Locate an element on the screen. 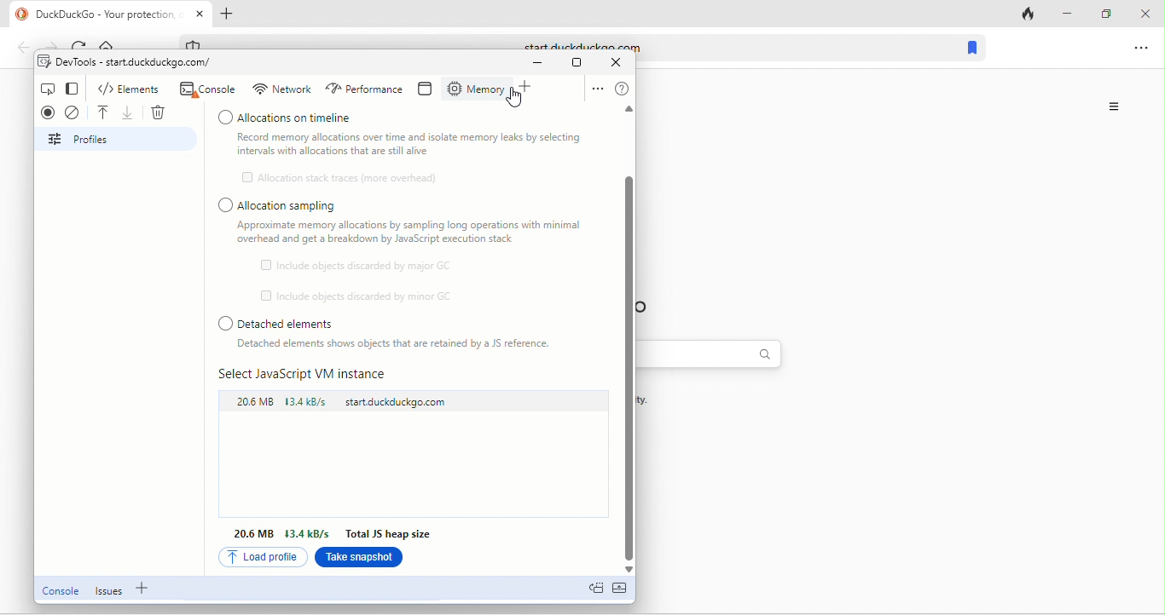 Image resolution: width=1165 pixels, height=615 pixels. detached elements is located at coordinates (389, 321).